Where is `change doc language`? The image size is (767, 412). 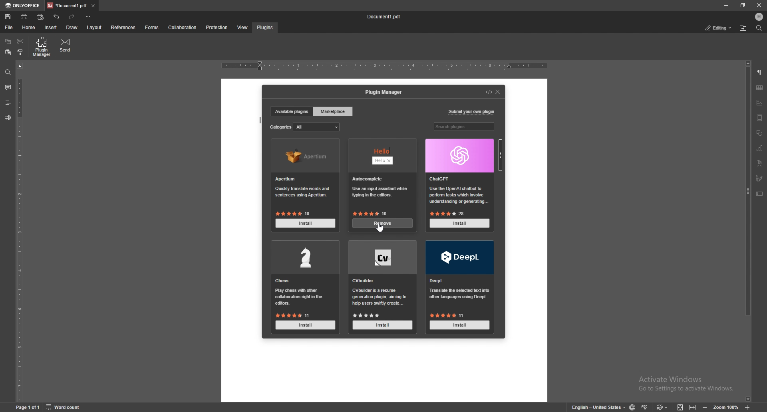
change doc language is located at coordinates (632, 407).